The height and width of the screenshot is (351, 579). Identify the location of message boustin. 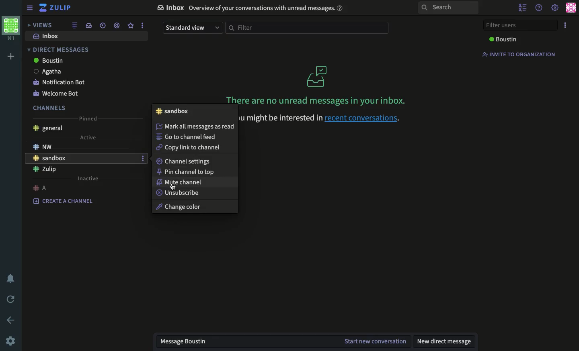
(188, 342).